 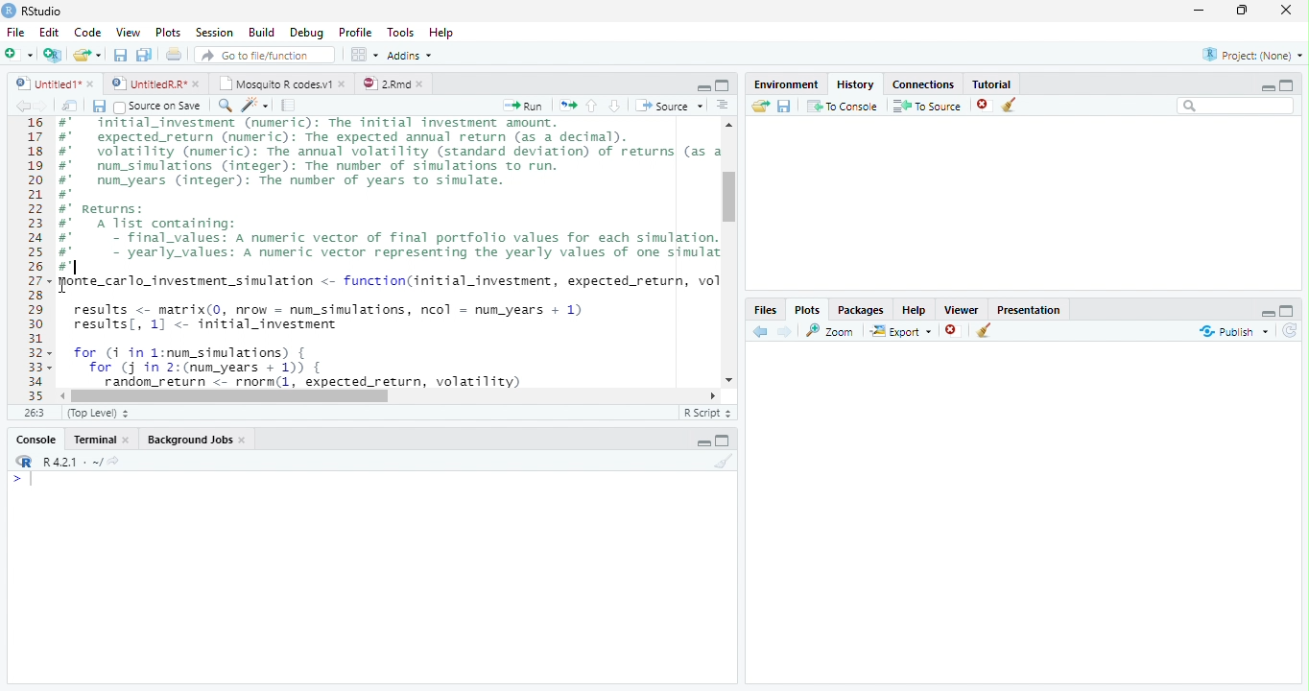 I want to click on Scroll Left, so click(x=61, y=395).